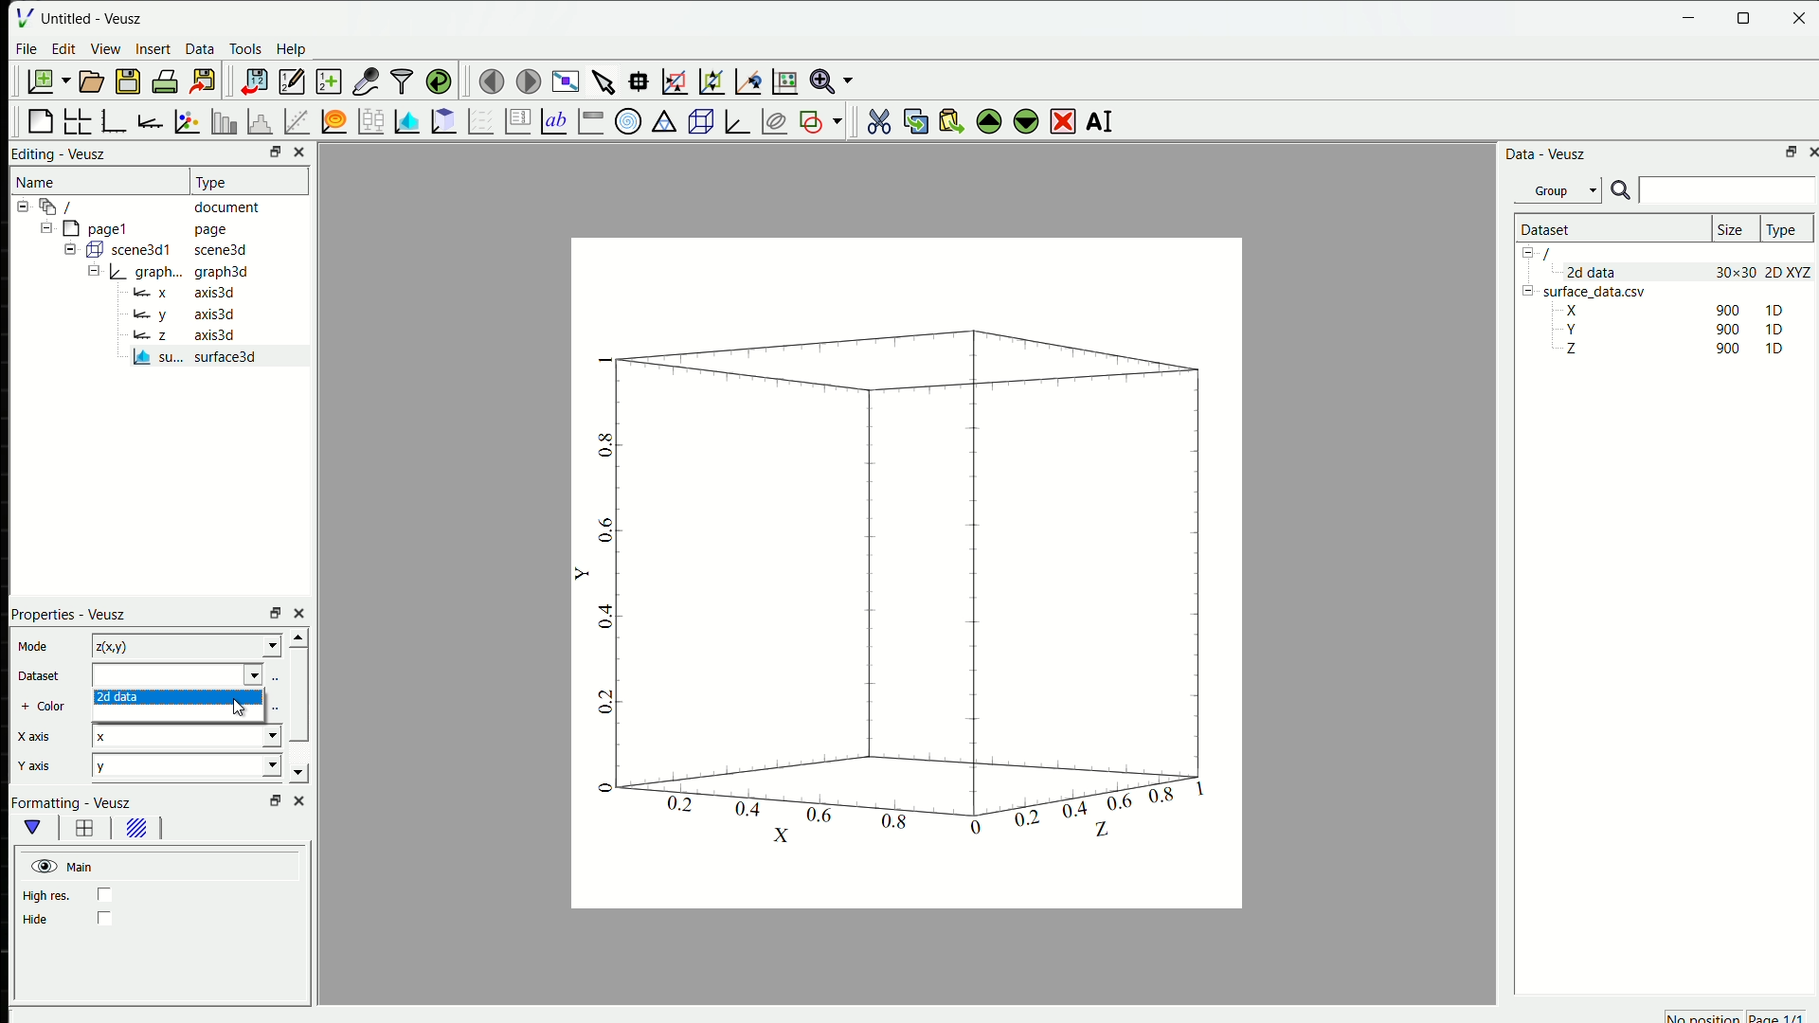  Describe the element at coordinates (907, 594) in the screenshot. I see `graph` at that location.